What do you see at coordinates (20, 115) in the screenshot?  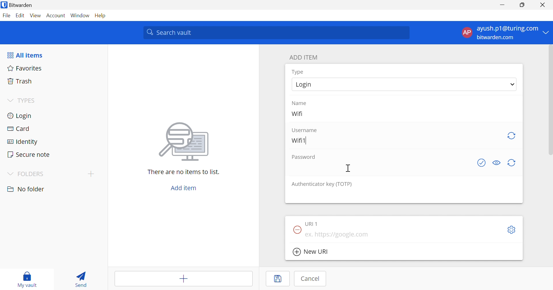 I see `Login` at bounding box center [20, 115].